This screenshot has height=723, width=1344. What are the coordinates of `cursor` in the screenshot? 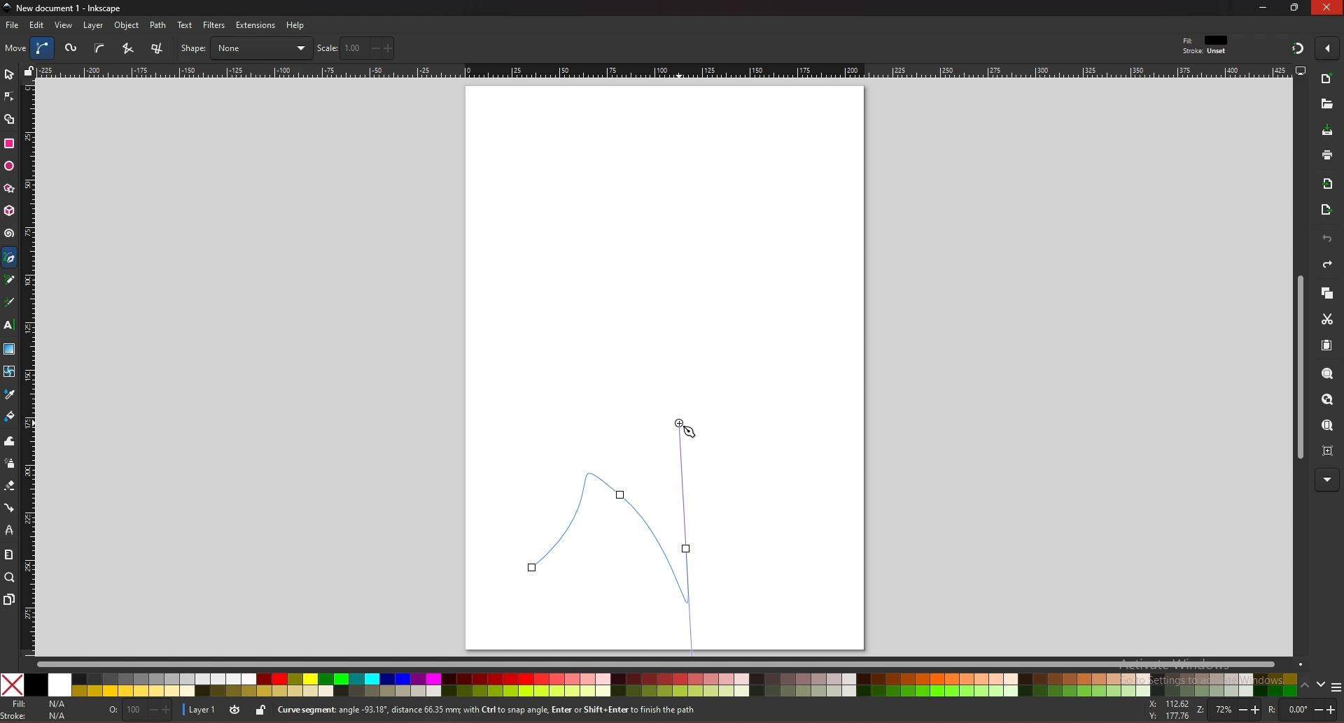 It's located at (691, 430).